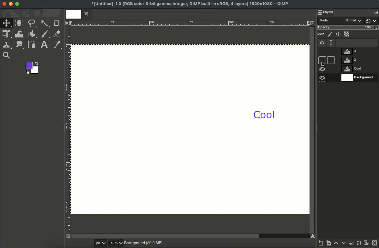 This screenshot has width=379, height=248. Describe the element at coordinates (331, 41) in the screenshot. I see `Chain` at that location.